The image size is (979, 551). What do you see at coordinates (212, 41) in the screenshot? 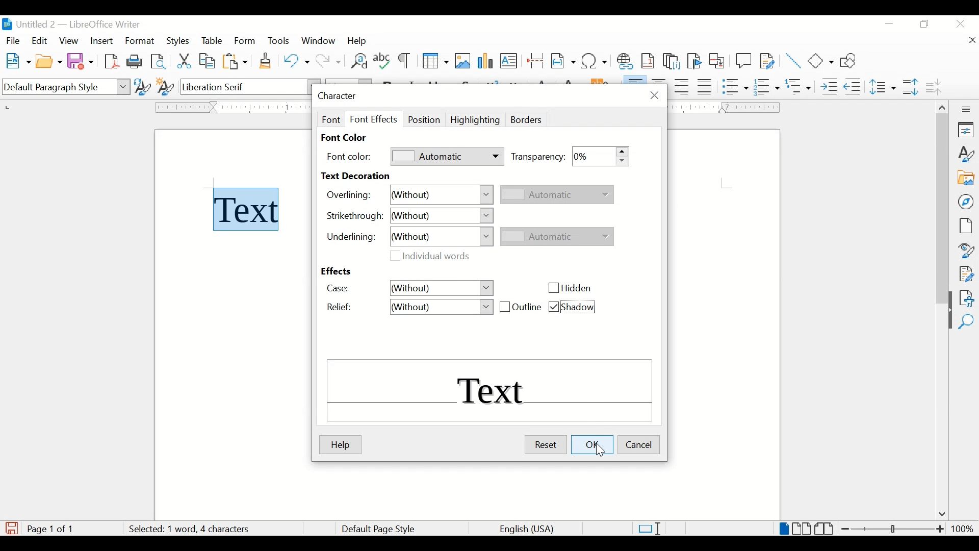
I see `table` at bounding box center [212, 41].